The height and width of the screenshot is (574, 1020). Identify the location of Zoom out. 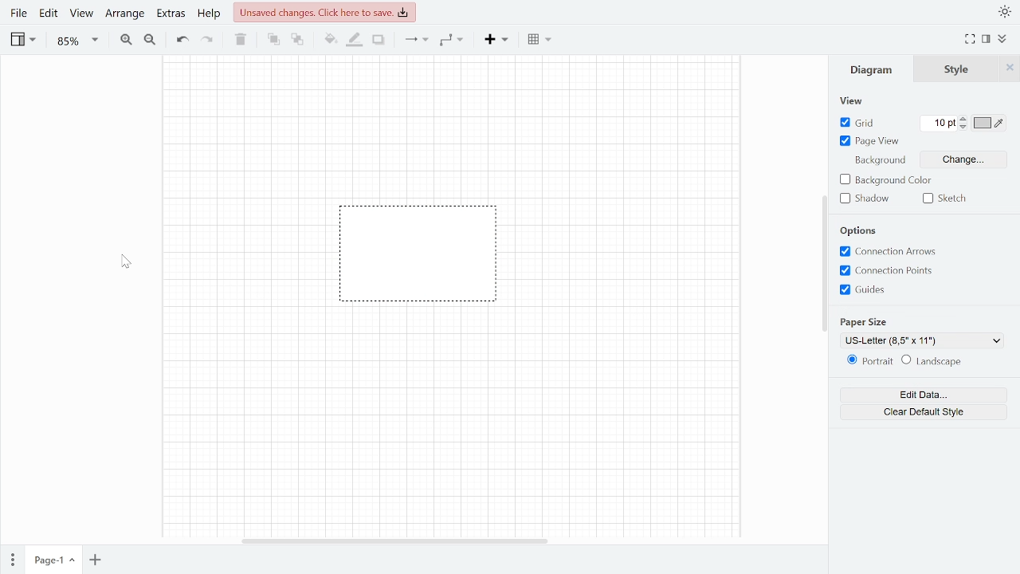
(148, 40).